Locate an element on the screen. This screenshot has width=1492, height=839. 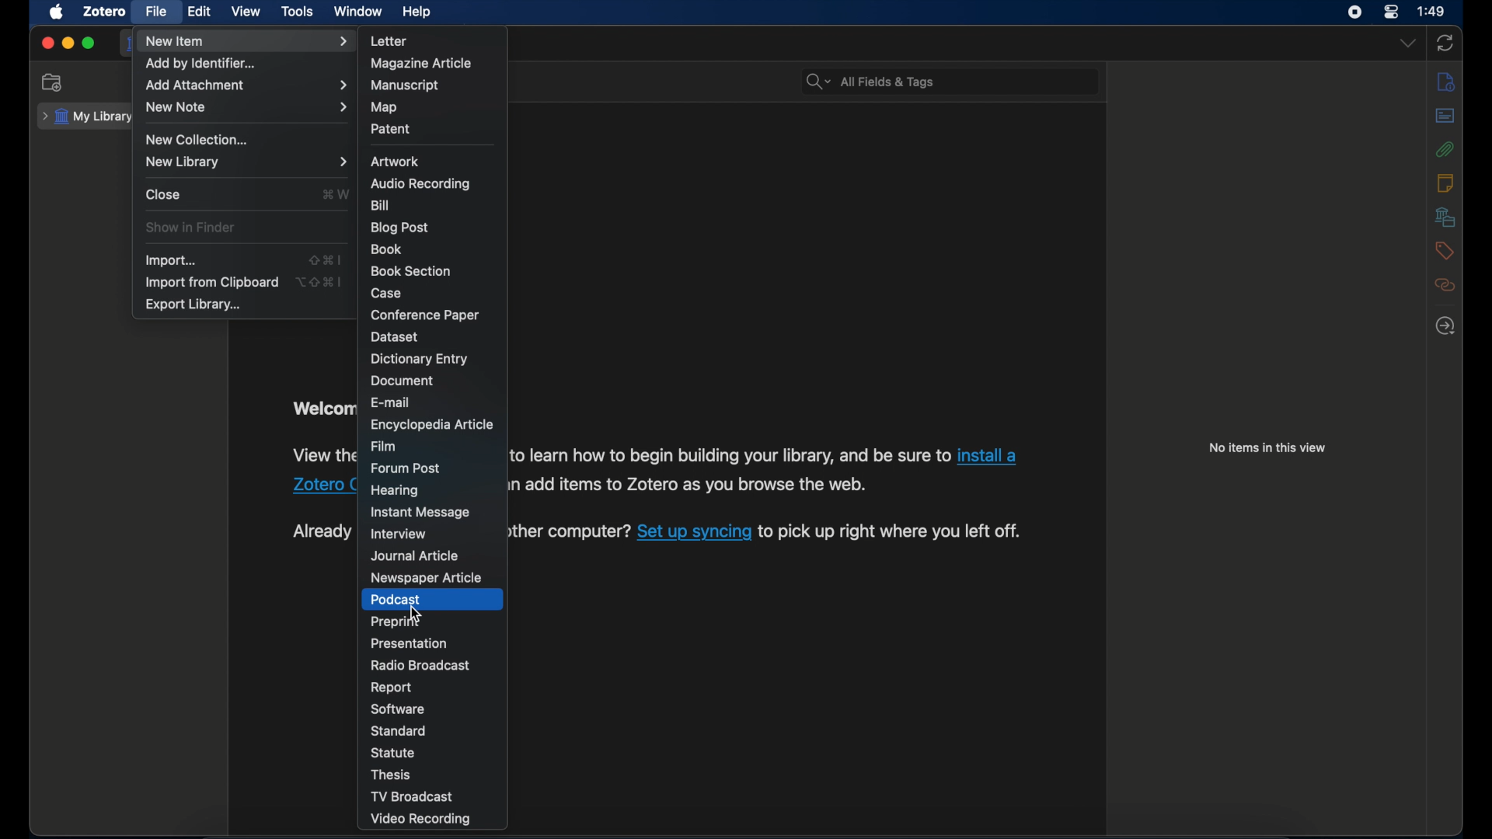
conference paper is located at coordinates (424, 315).